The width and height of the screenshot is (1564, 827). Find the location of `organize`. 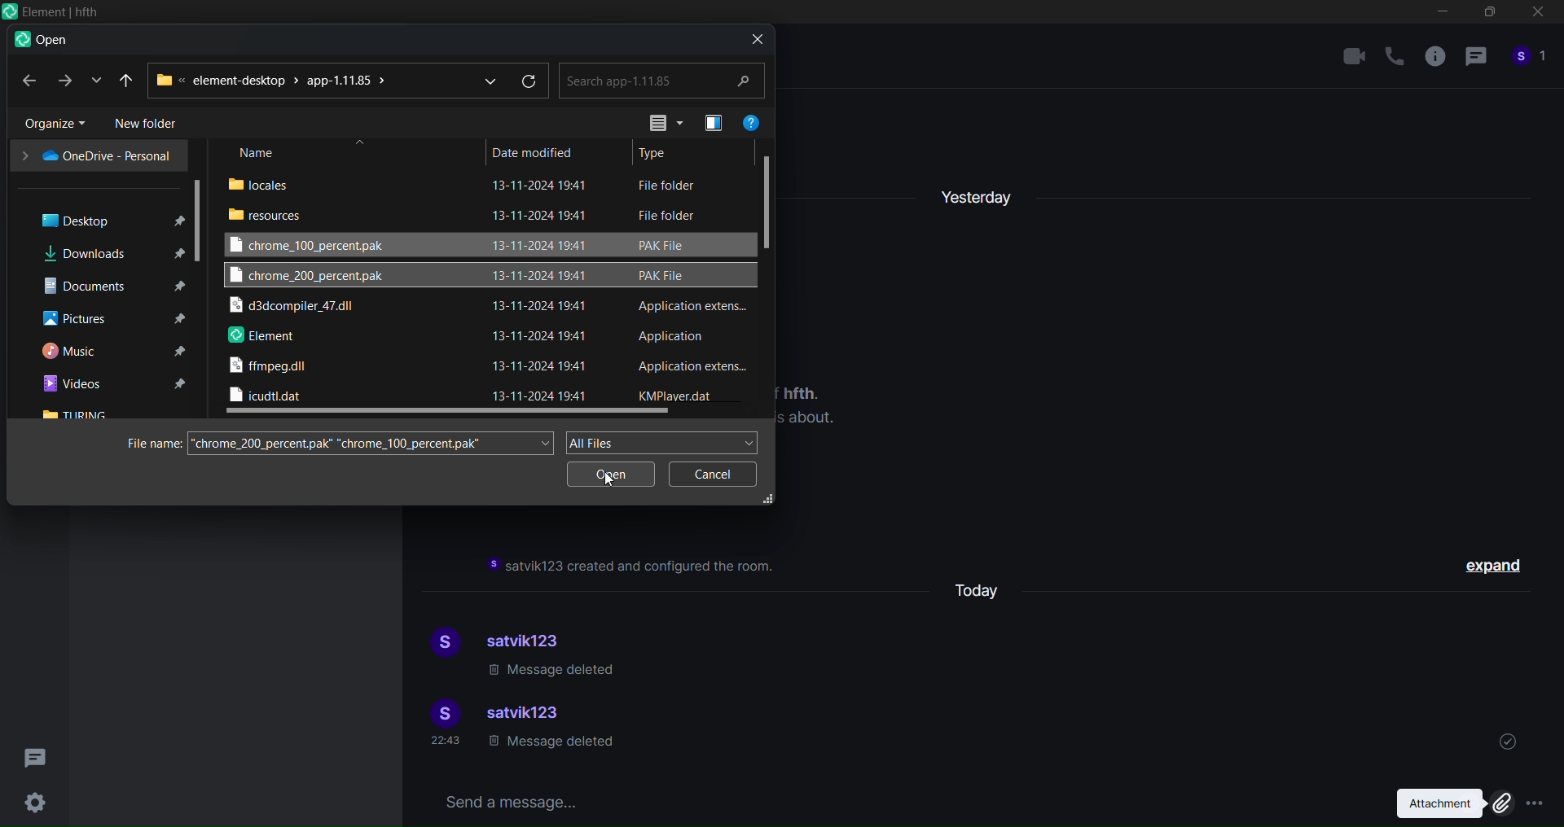

organize is located at coordinates (48, 123).